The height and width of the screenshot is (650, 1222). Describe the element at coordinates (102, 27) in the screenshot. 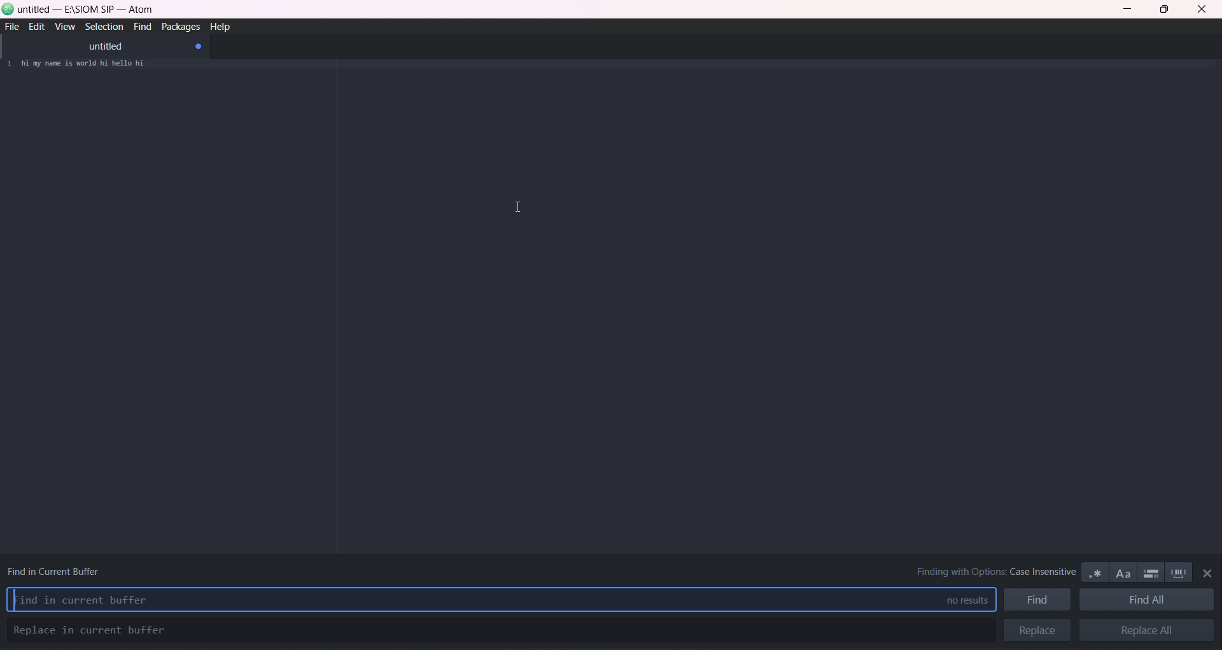

I see `selection` at that location.